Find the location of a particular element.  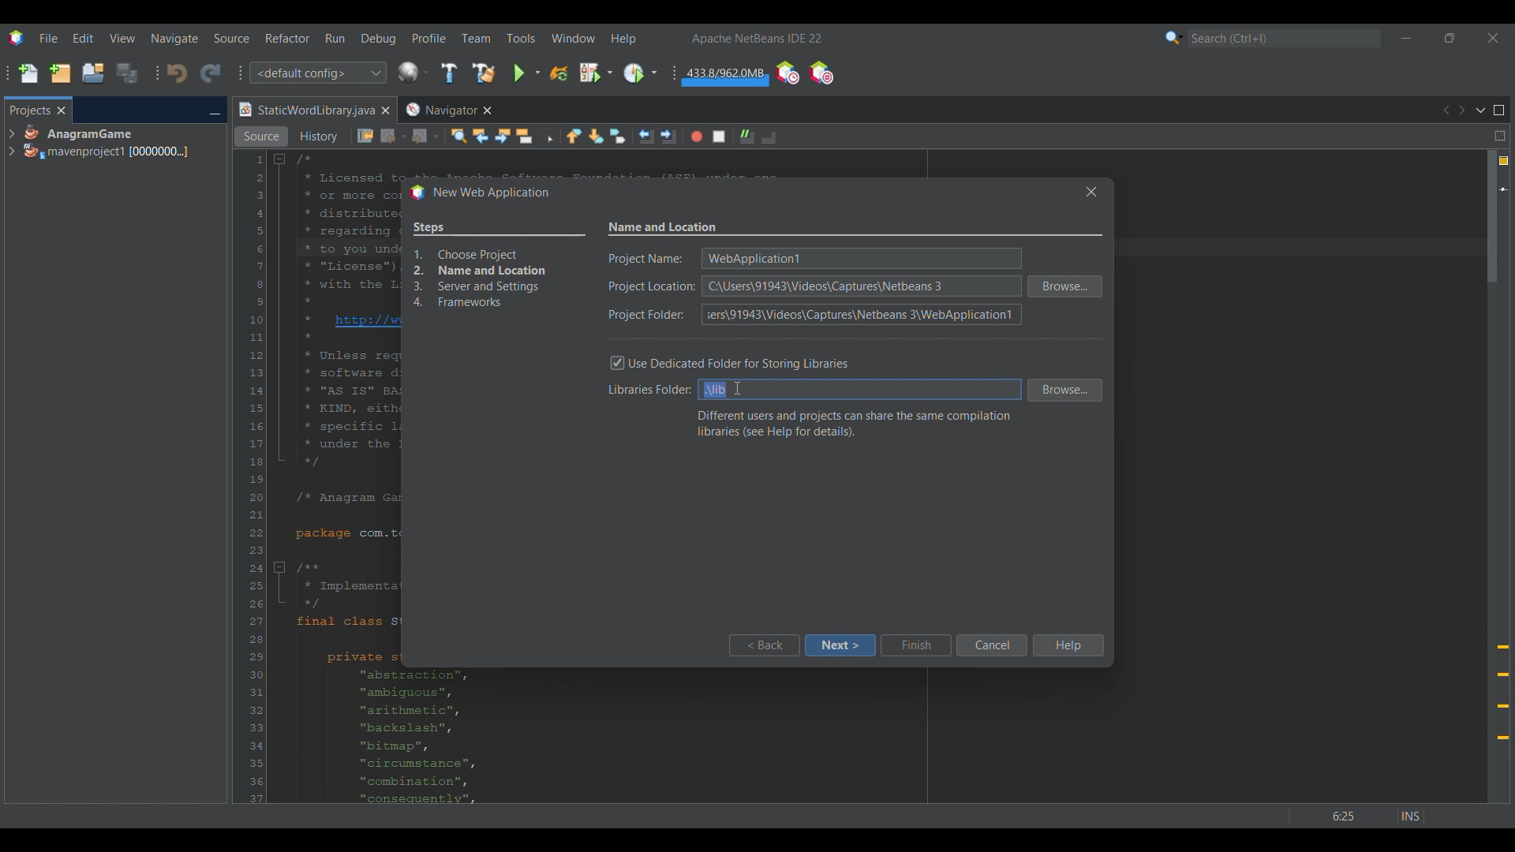

View menu is located at coordinates (122, 38).